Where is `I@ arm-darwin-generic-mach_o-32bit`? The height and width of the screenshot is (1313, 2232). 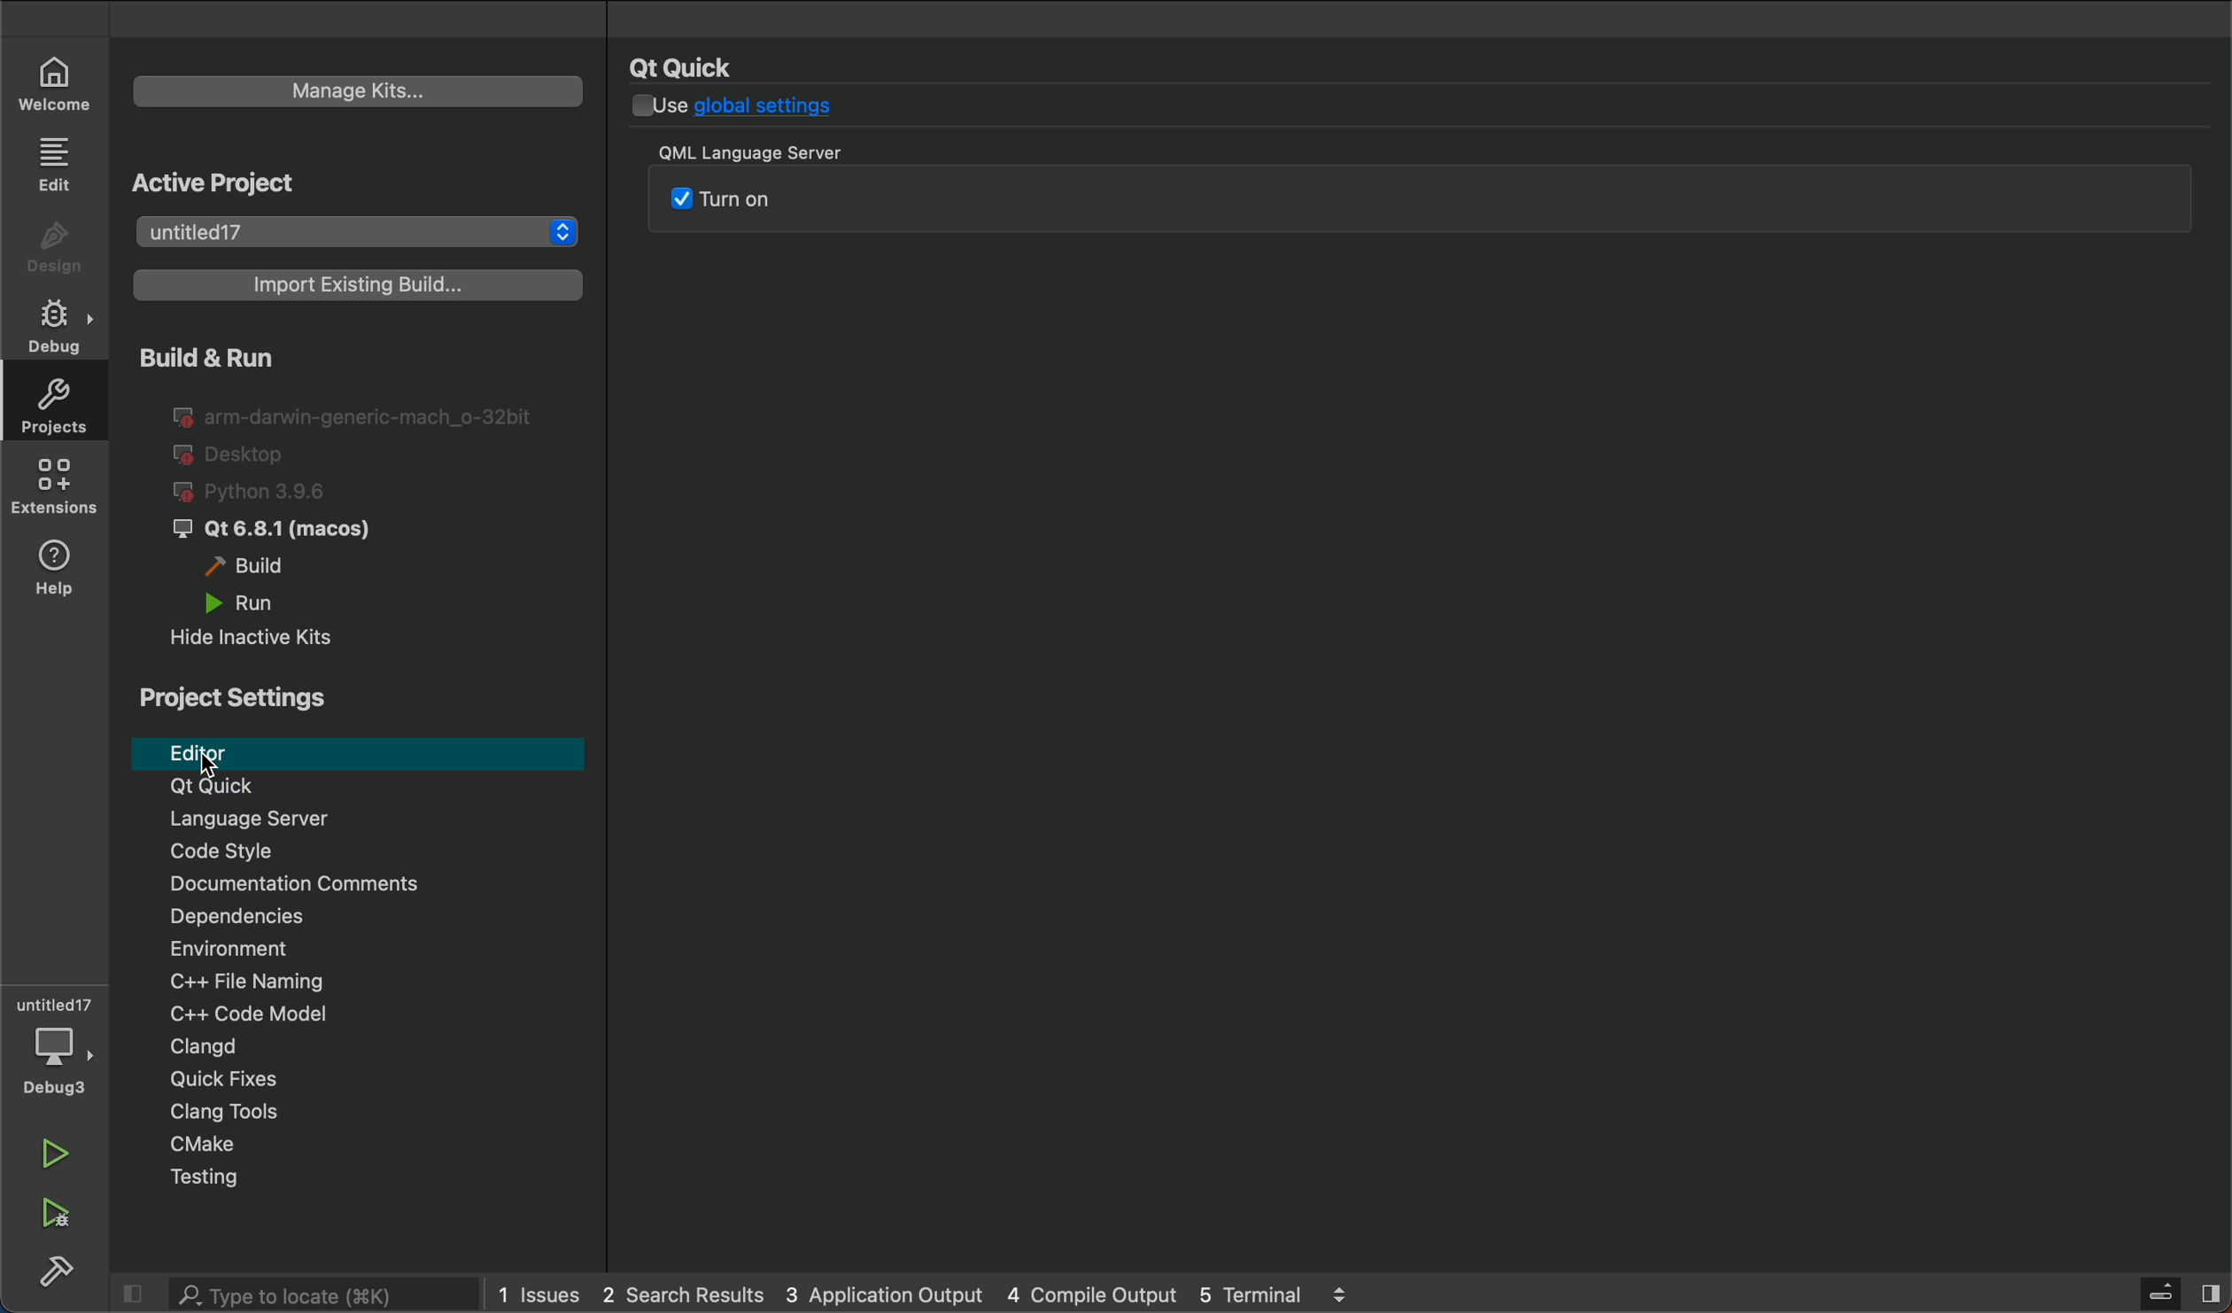
I@ arm-darwin-generic-mach_o-32bit is located at coordinates (358, 416).